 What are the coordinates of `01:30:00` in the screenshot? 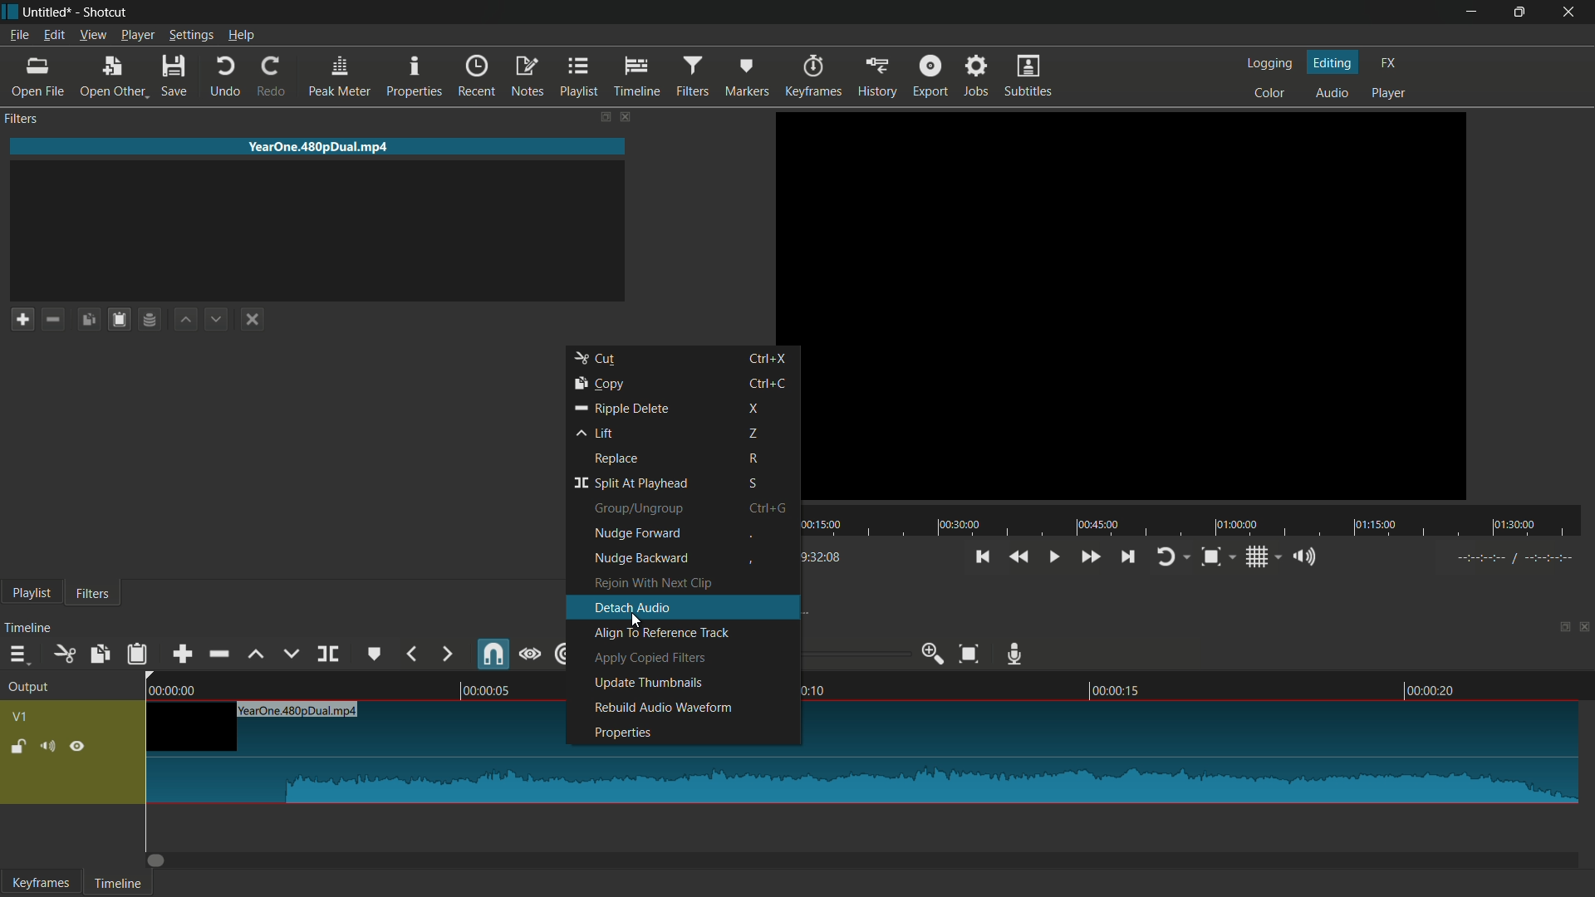 It's located at (1514, 526).